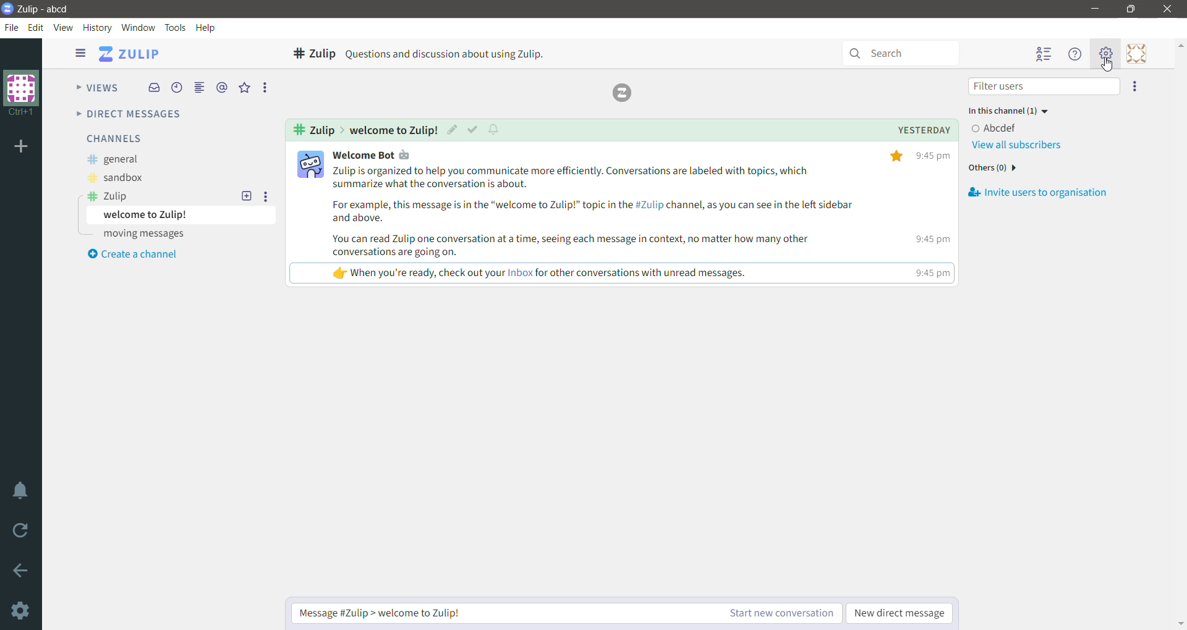 The height and width of the screenshot is (630, 1187). I want to click on Reload, so click(22, 534).